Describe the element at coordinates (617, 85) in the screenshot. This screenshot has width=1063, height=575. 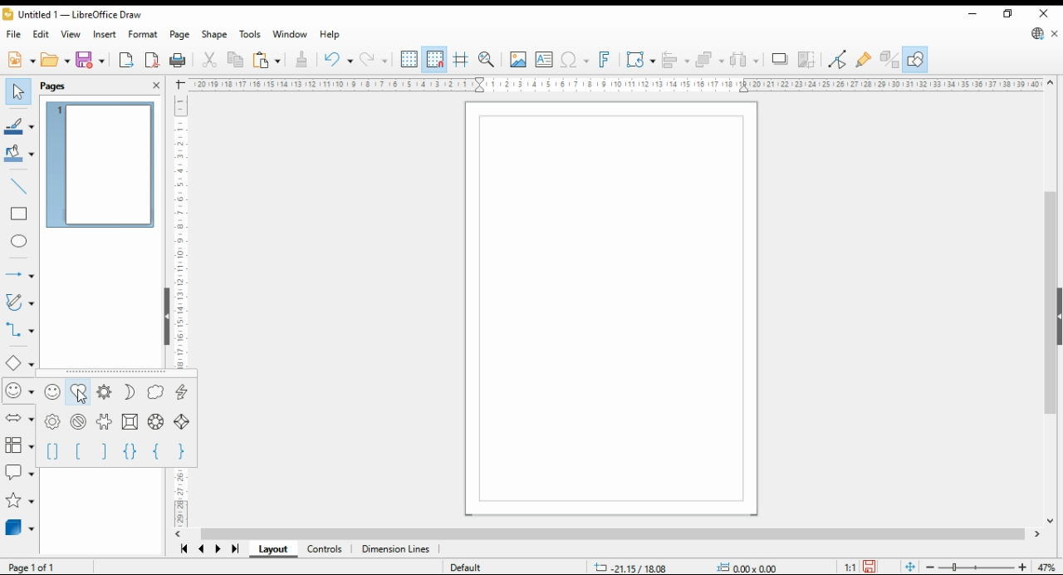
I see `Ruler` at that location.